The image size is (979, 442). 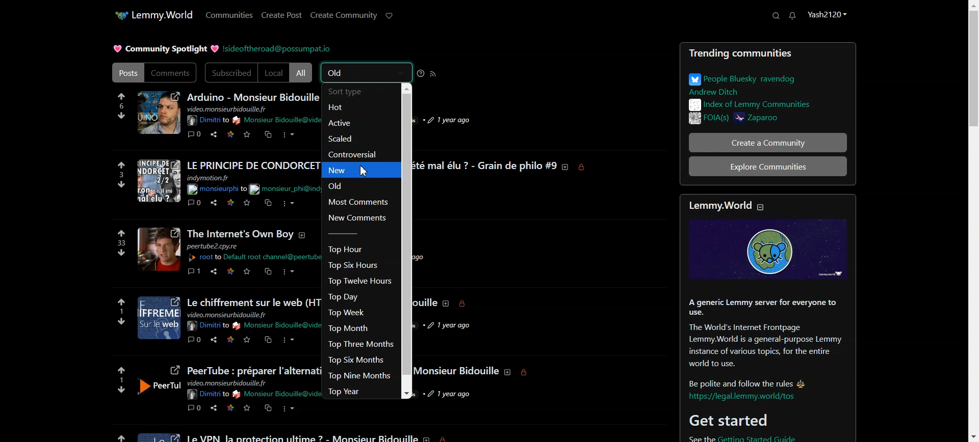 What do you see at coordinates (706, 119) in the screenshot?
I see `FOIA(s)` at bounding box center [706, 119].